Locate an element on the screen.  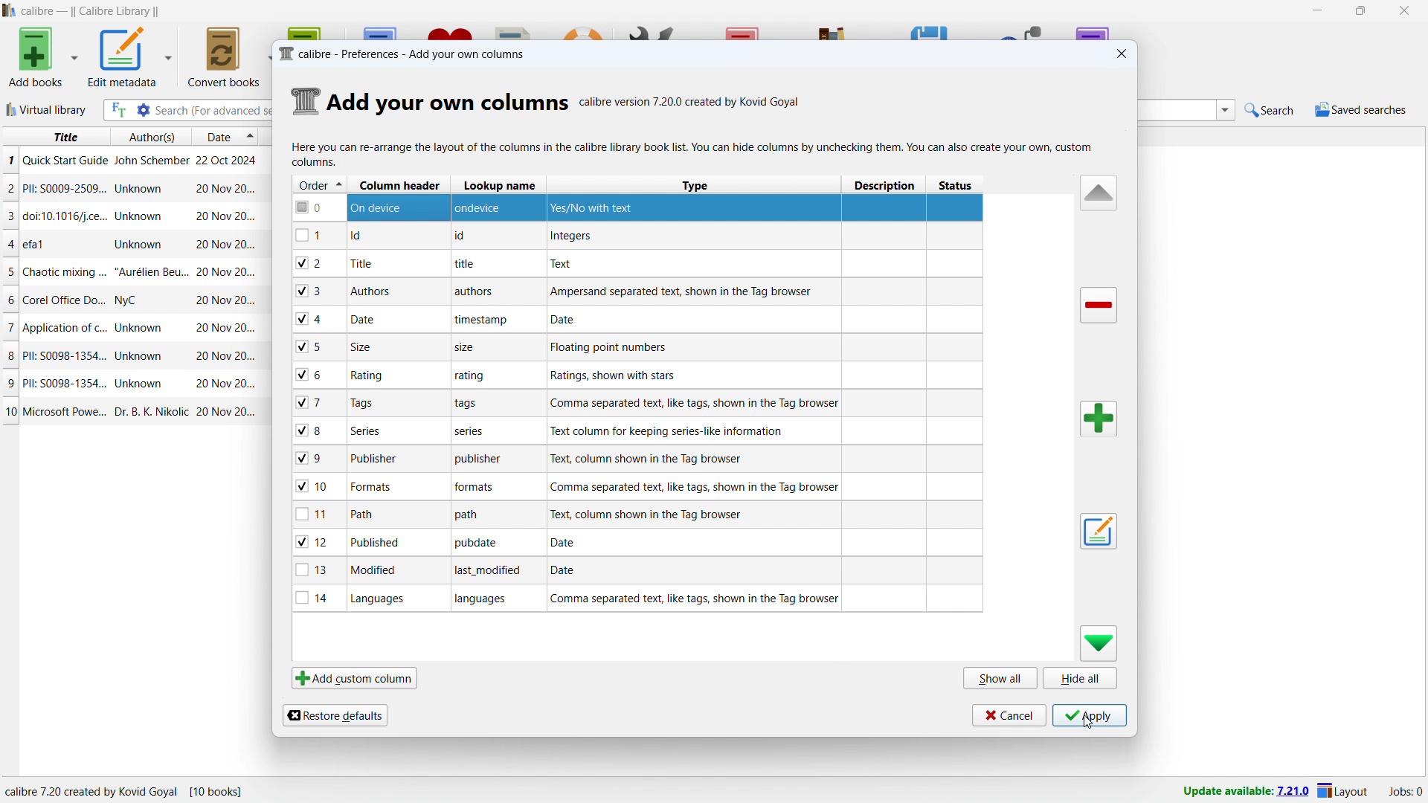
ve Series series Text column for keeping series-like information is located at coordinates (634, 428).